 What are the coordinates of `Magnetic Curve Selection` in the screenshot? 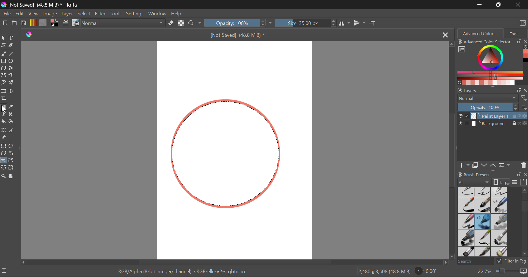 It's located at (13, 168).